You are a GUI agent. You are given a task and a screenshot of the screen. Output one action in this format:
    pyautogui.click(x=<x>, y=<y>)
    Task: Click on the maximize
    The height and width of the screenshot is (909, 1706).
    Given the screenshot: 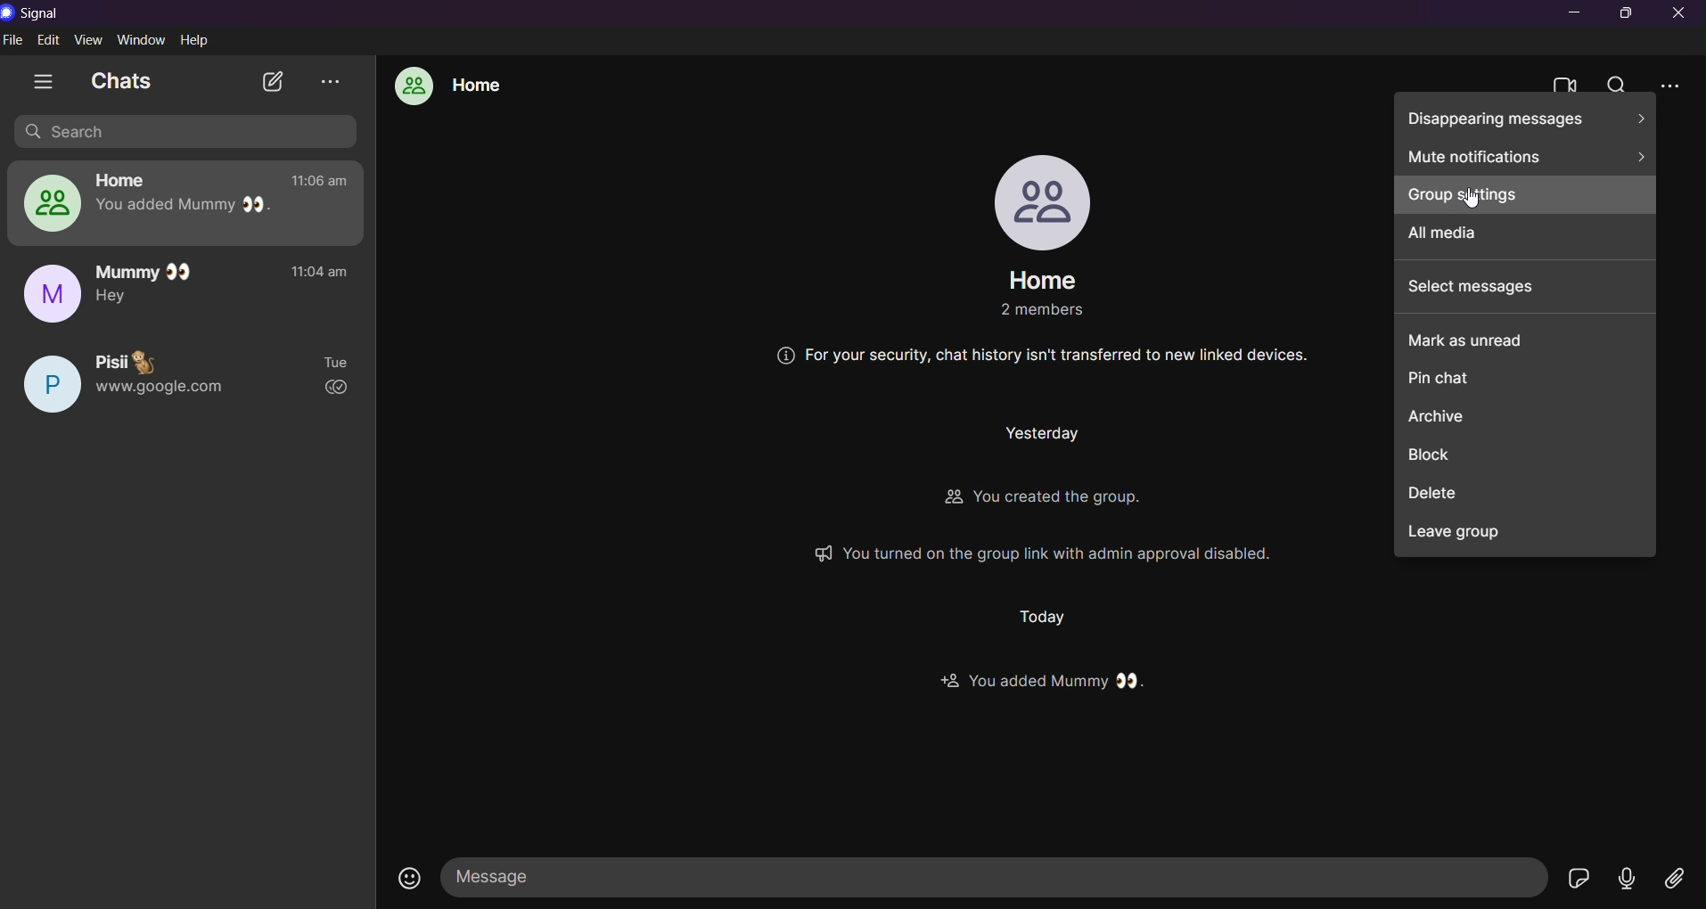 What is the action you would take?
    pyautogui.click(x=1627, y=13)
    